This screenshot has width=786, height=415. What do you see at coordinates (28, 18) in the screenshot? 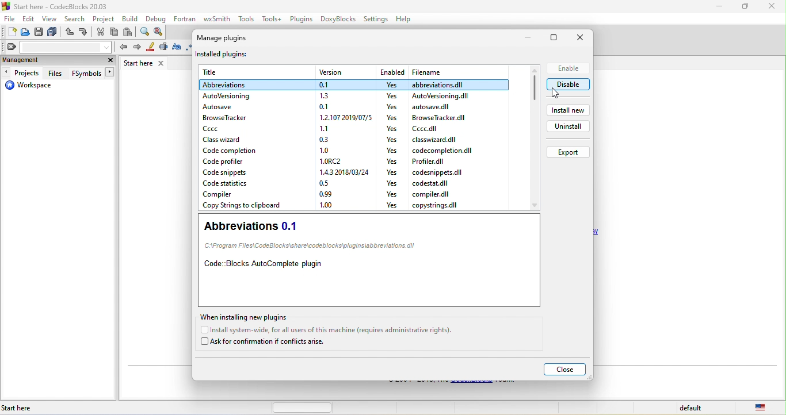
I see `edit` at bounding box center [28, 18].